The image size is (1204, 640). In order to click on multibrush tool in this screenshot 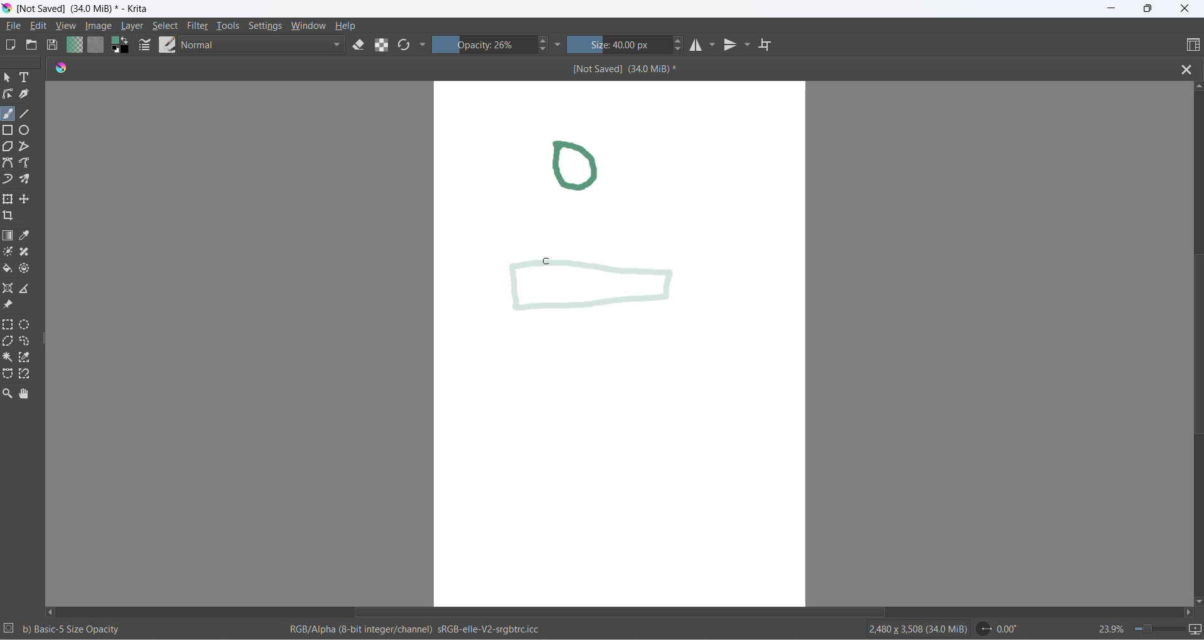, I will do `click(31, 180)`.